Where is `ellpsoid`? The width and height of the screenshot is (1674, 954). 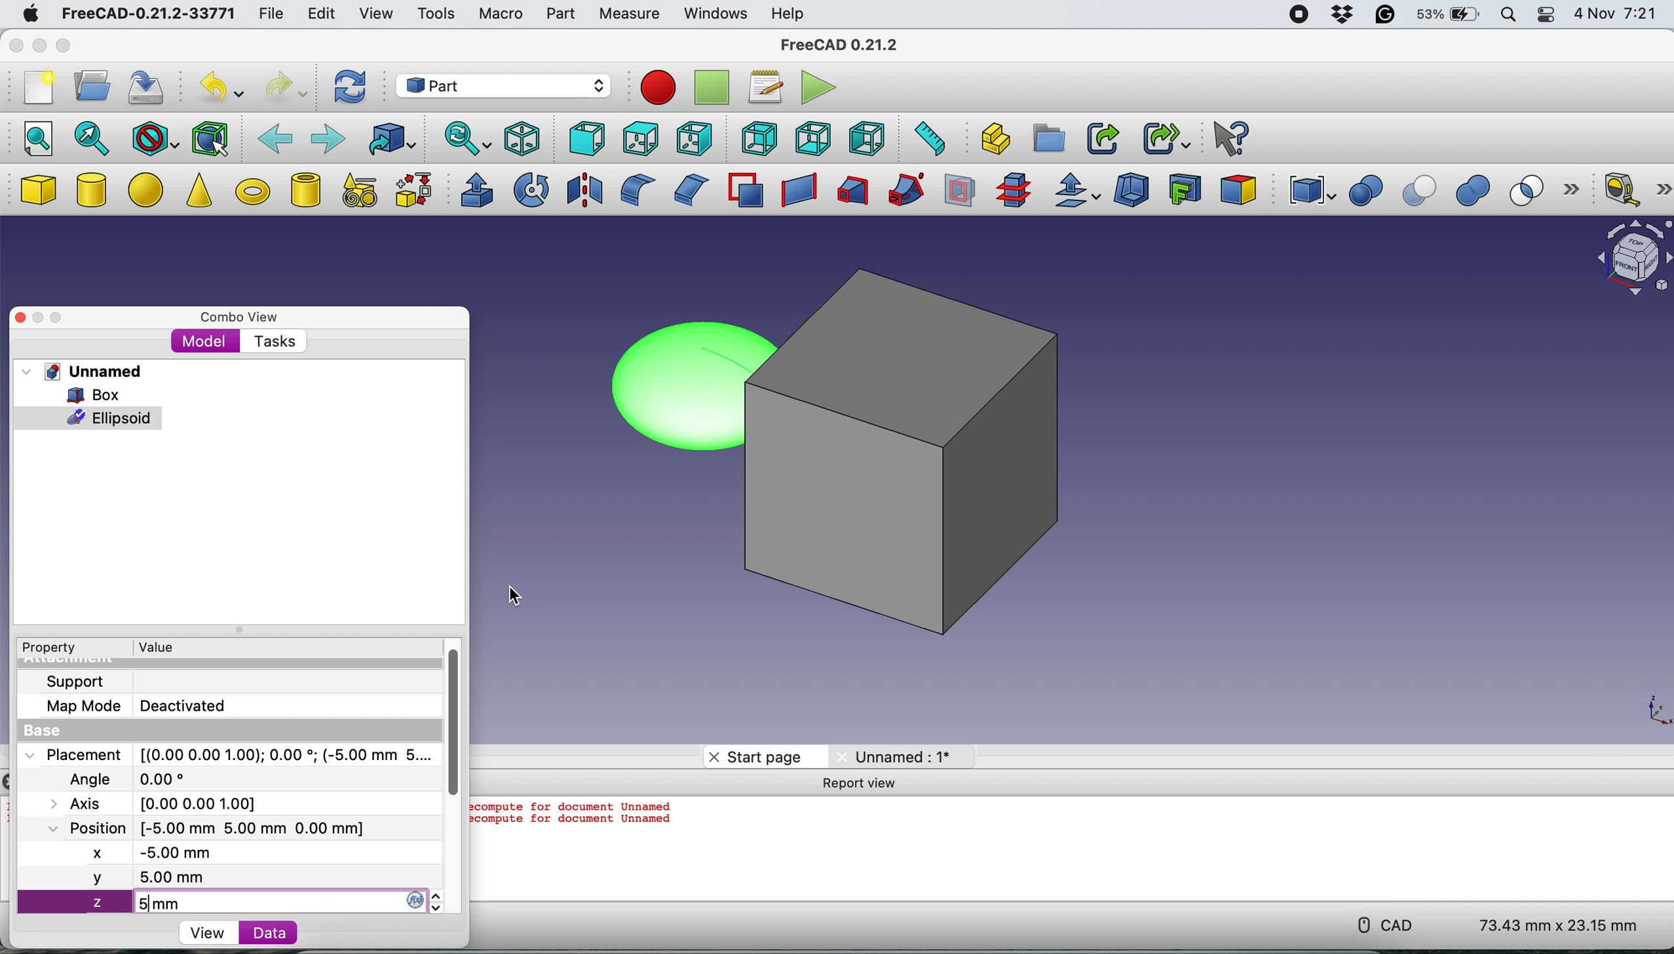
ellpsoid is located at coordinates (89, 417).